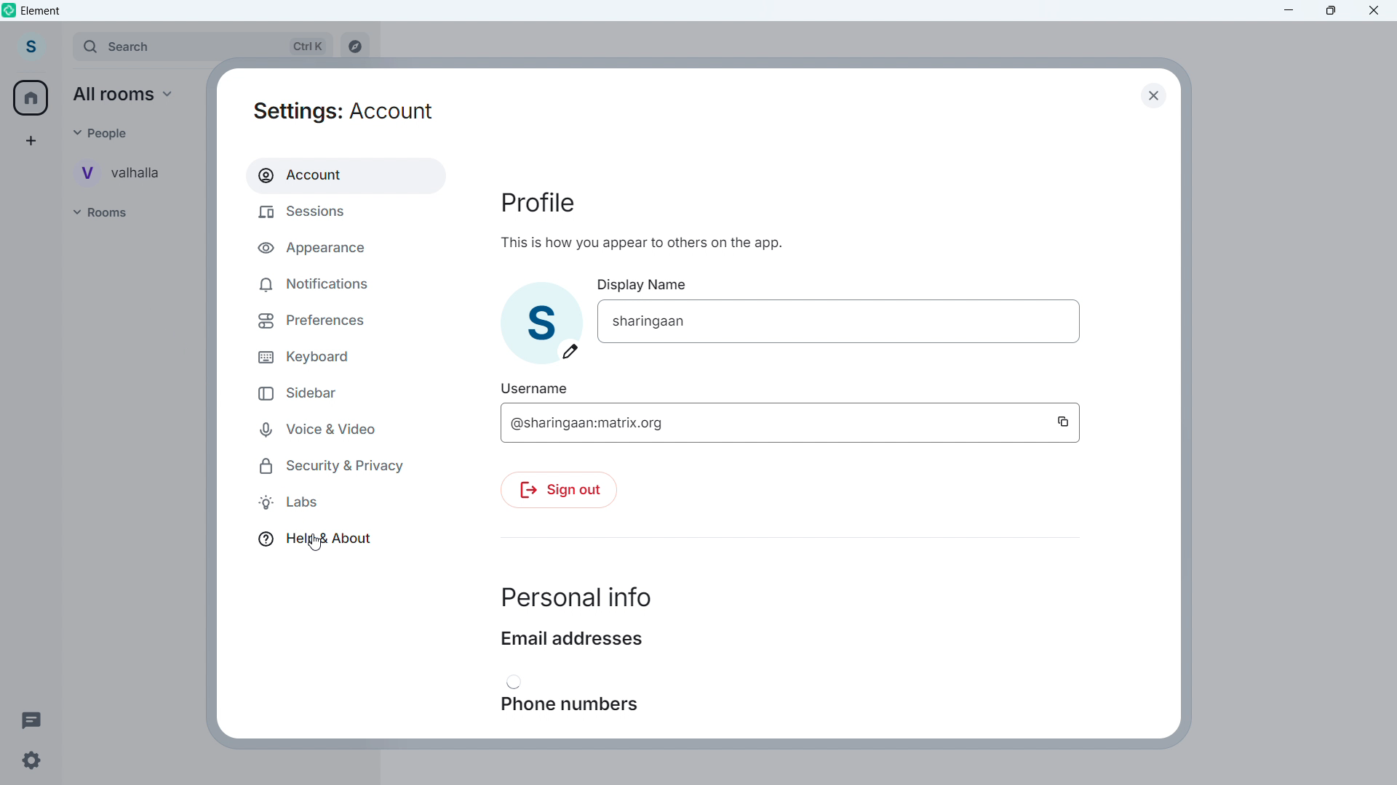 This screenshot has width=1397, height=785. Describe the element at coordinates (292, 395) in the screenshot. I see `Sidebar ` at that location.